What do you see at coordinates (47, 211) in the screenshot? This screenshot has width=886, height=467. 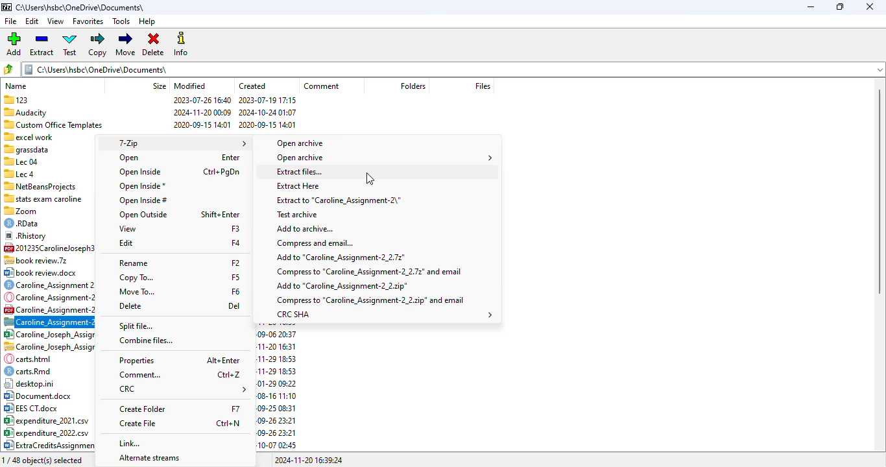 I see `208 Zoom 2022-01-20 10:44 2020-10-02 00:42` at bounding box center [47, 211].